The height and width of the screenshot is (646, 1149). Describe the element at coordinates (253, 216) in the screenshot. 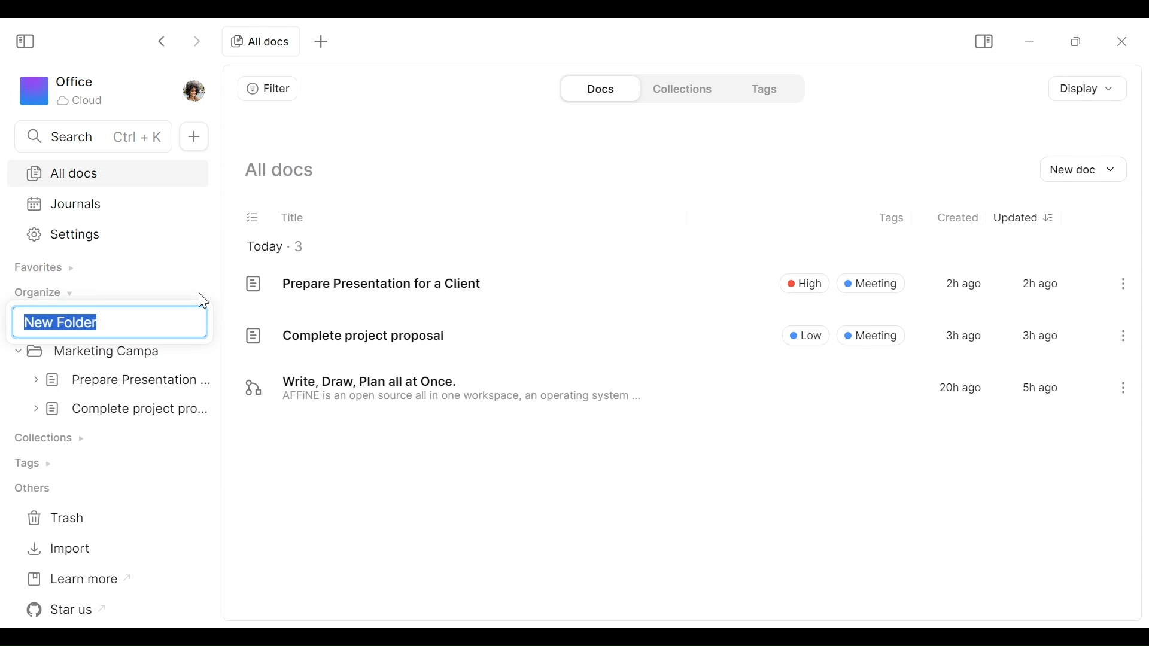

I see `(un)select` at that location.